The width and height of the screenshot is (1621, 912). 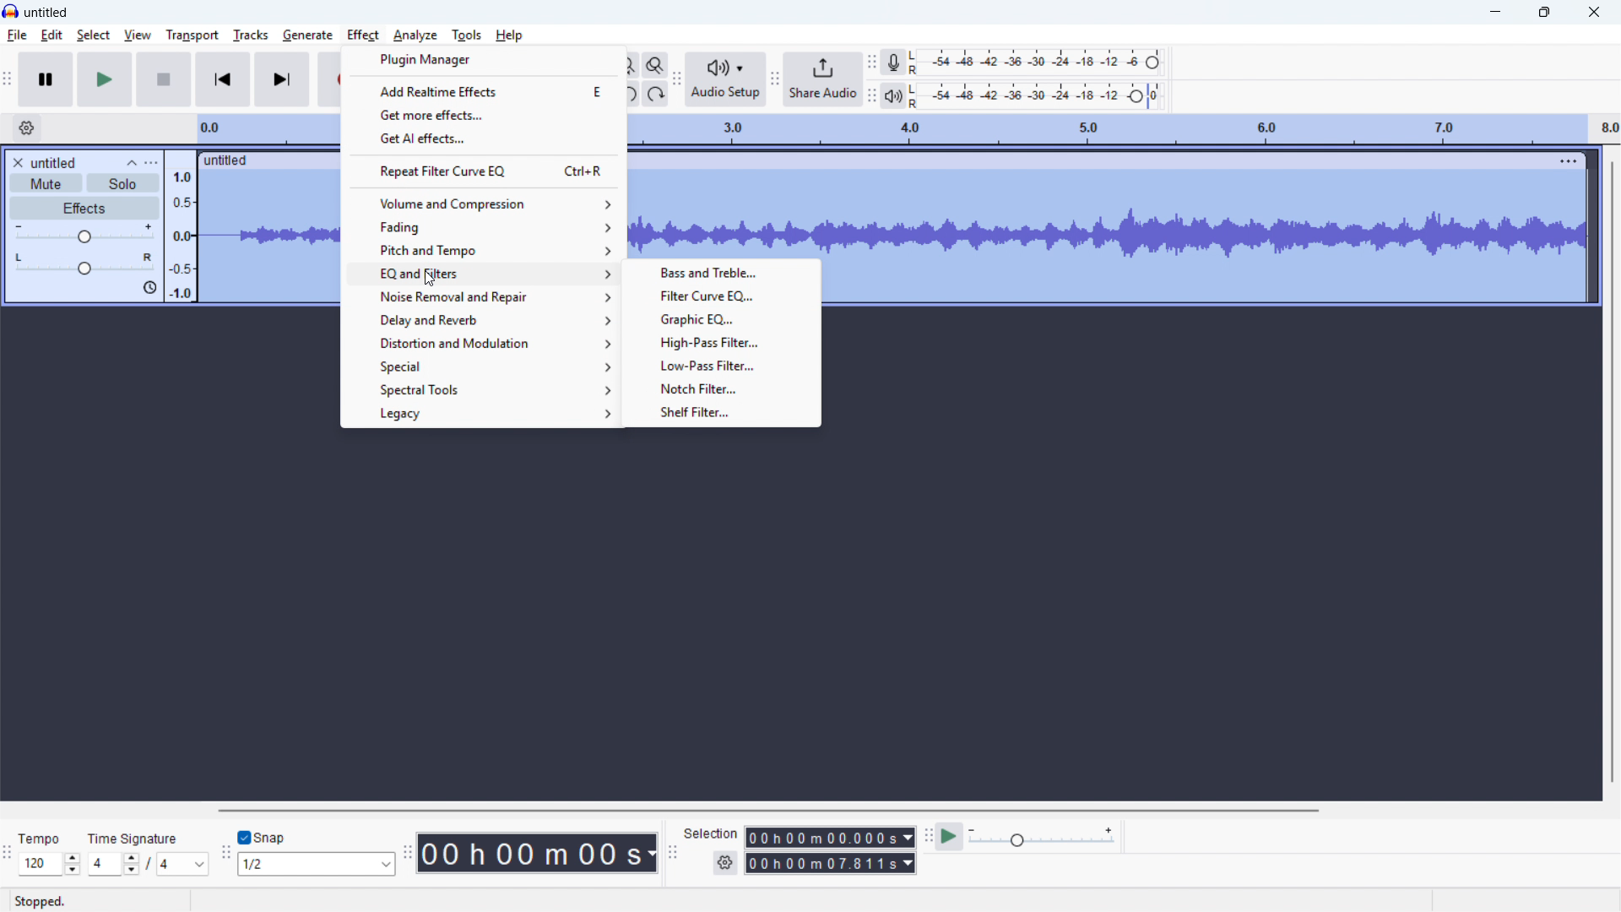 What do you see at coordinates (17, 162) in the screenshot?
I see `remove track` at bounding box center [17, 162].